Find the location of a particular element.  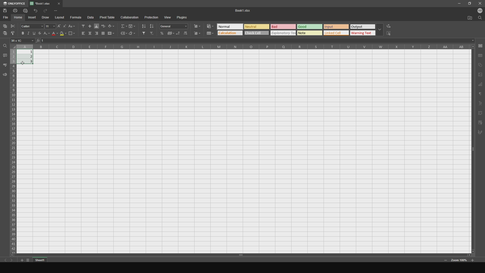

pivot table is located at coordinates (108, 17).